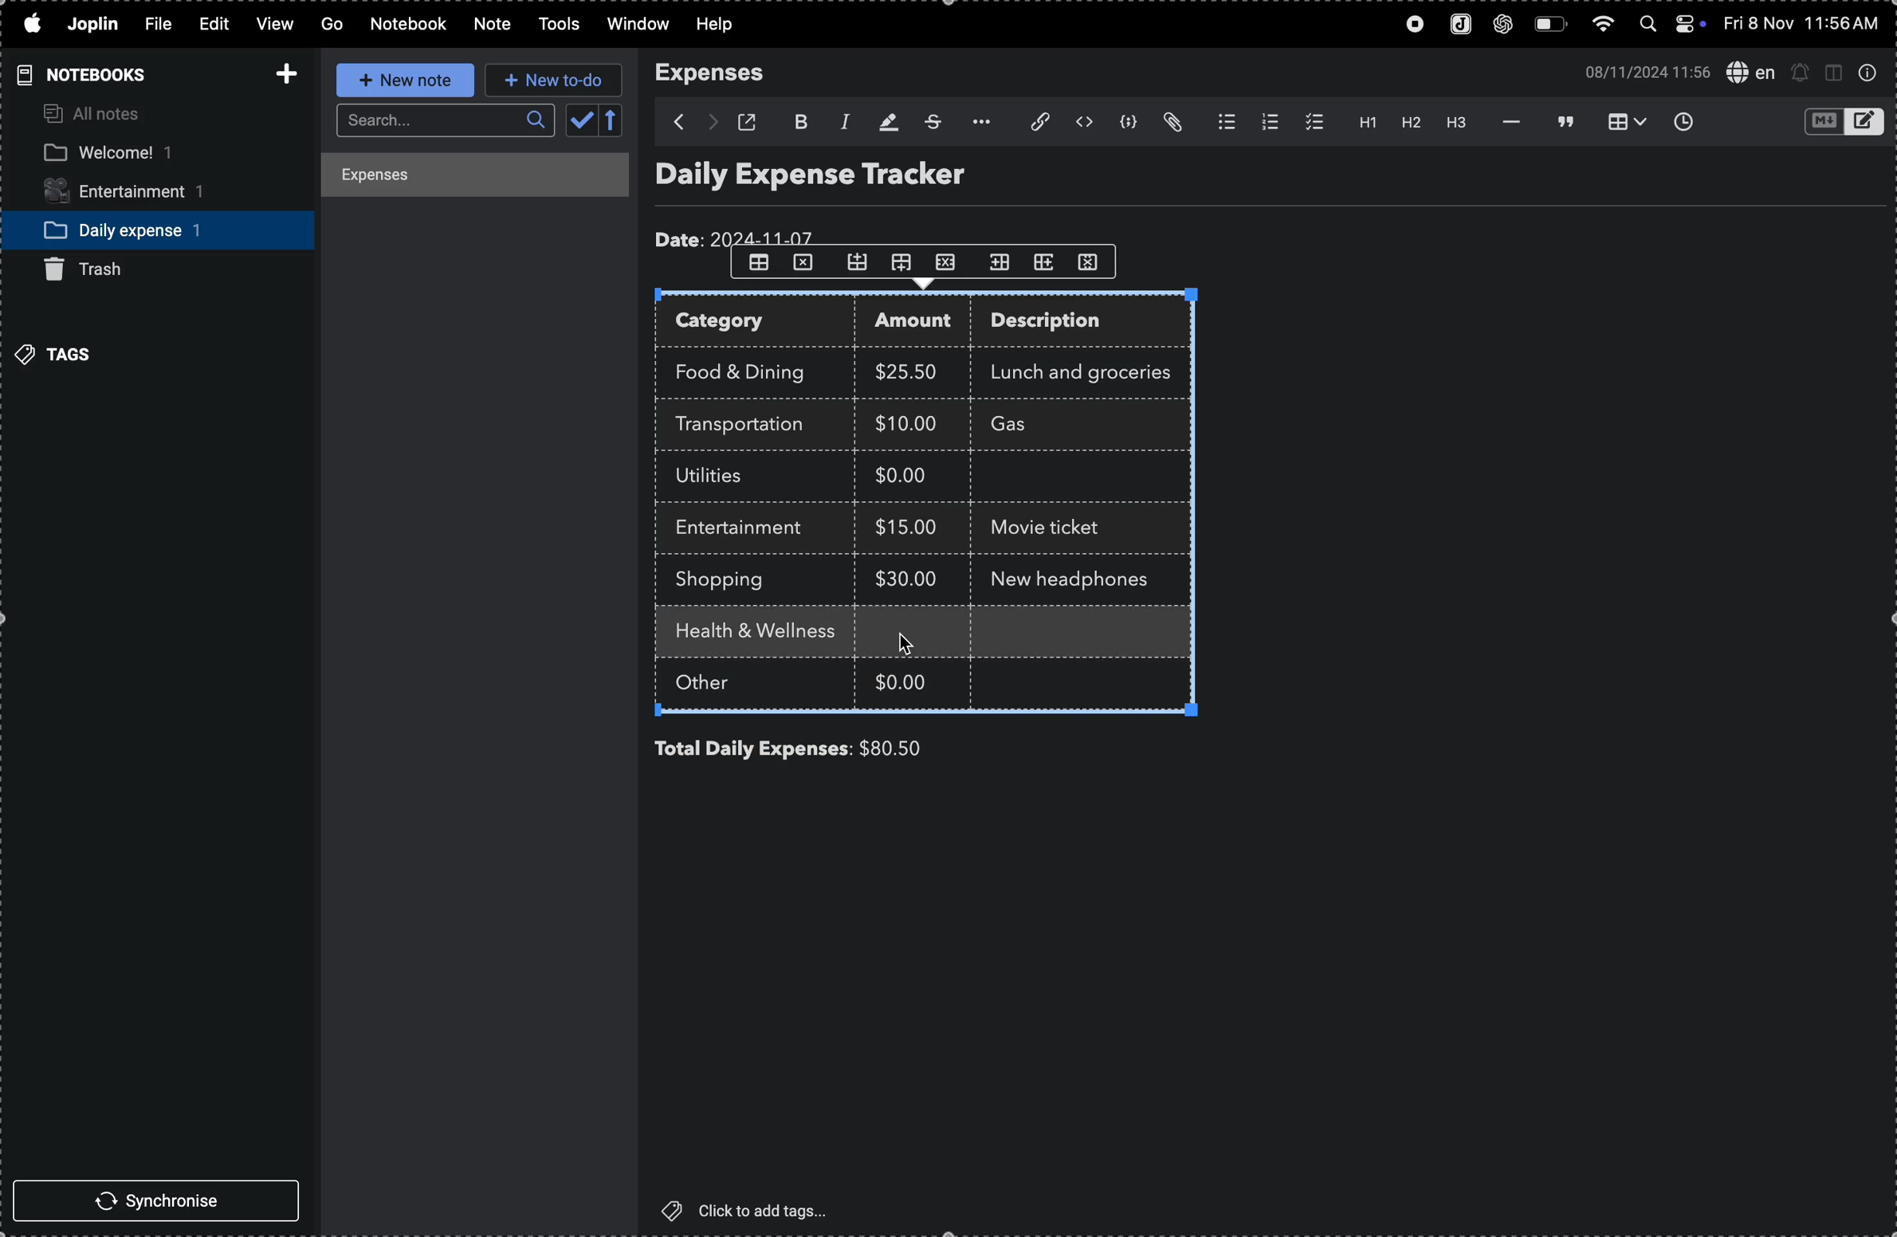  What do you see at coordinates (271, 26) in the screenshot?
I see `view` at bounding box center [271, 26].